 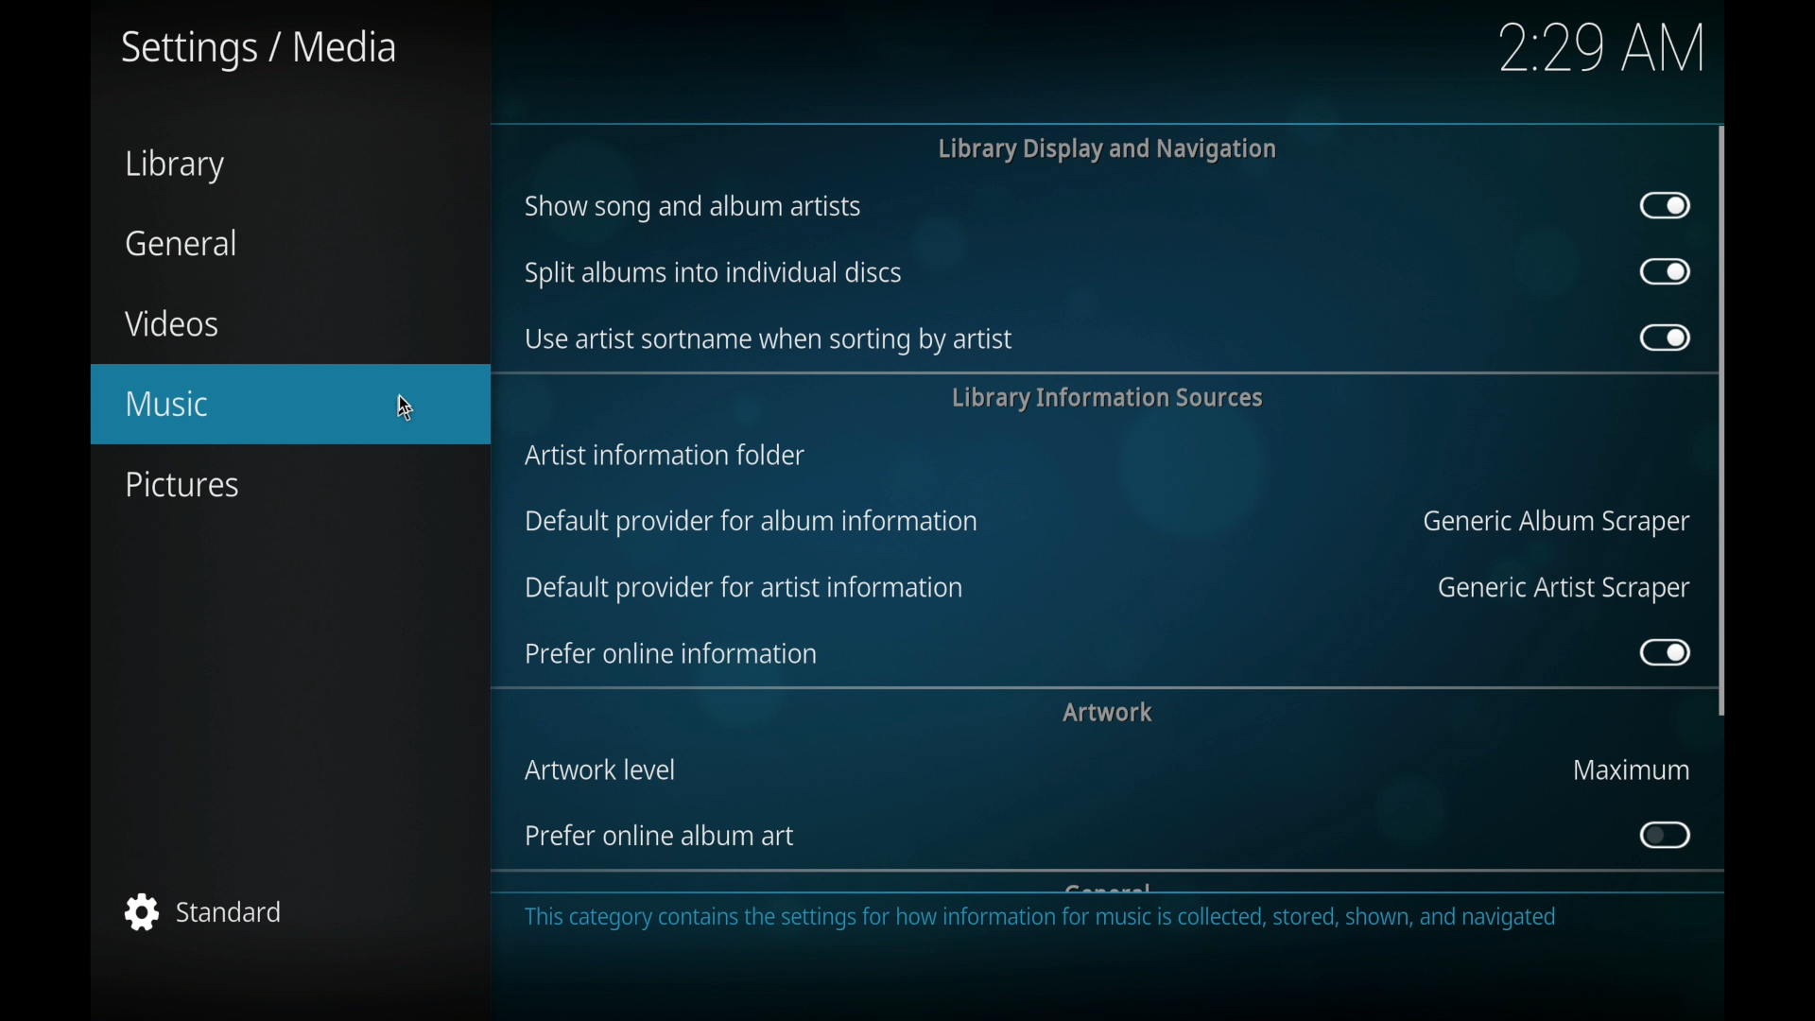 I want to click on library, so click(x=175, y=168).